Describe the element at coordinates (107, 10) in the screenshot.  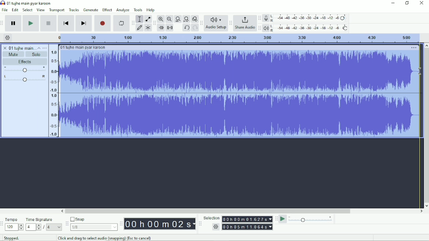
I see `Effect` at that location.